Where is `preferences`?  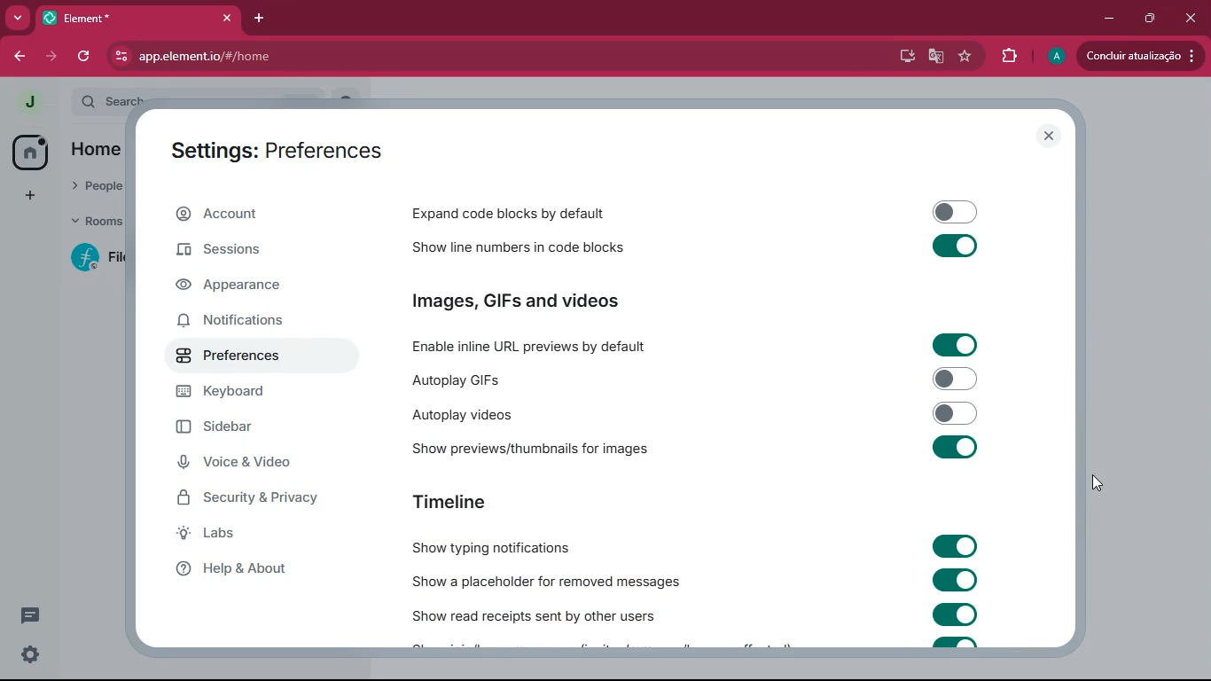 preferences is located at coordinates (246, 357).